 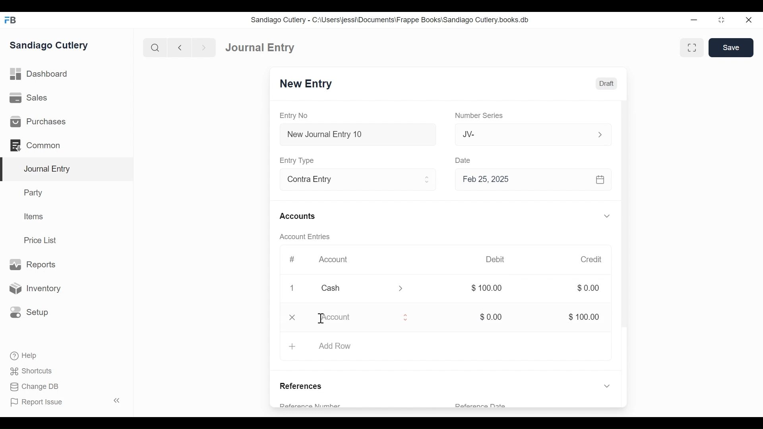 What do you see at coordinates (292, 289) in the screenshot?
I see `Close` at bounding box center [292, 289].